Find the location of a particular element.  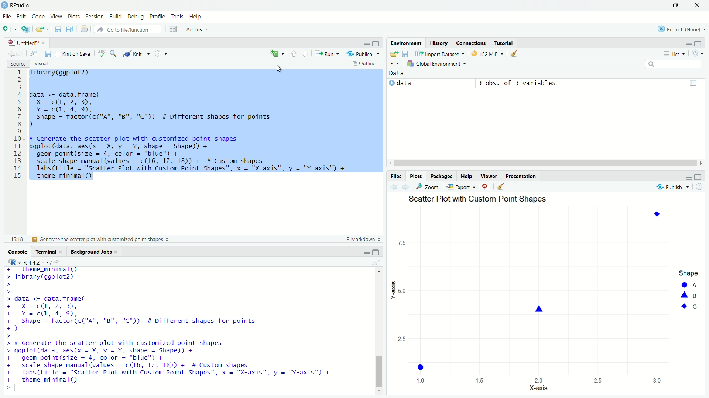

Knit on Save is located at coordinates (73, 53).